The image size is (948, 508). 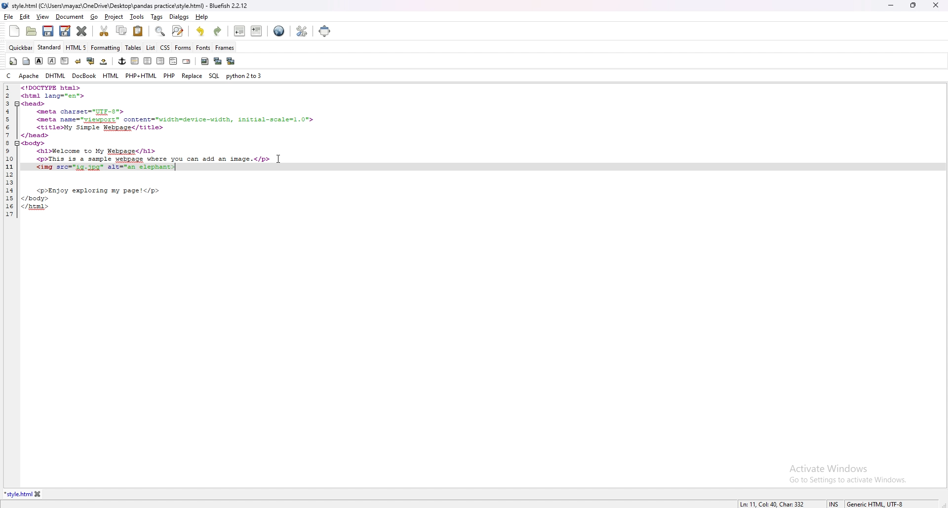 What do you see at coordinates (24, 17) in the screenshot?
I see `edit` at bounding box center [24, 17].